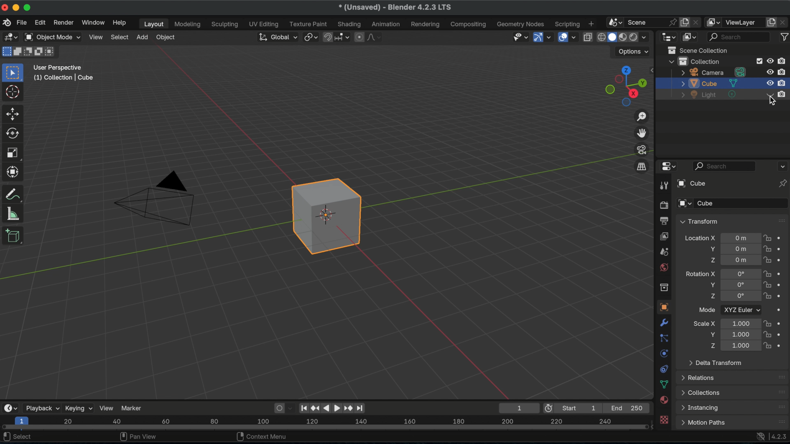 The image size is (790, 444). Describe the element at coordinates (780, 377) in the screenshot. I see `drag handle` at that location.